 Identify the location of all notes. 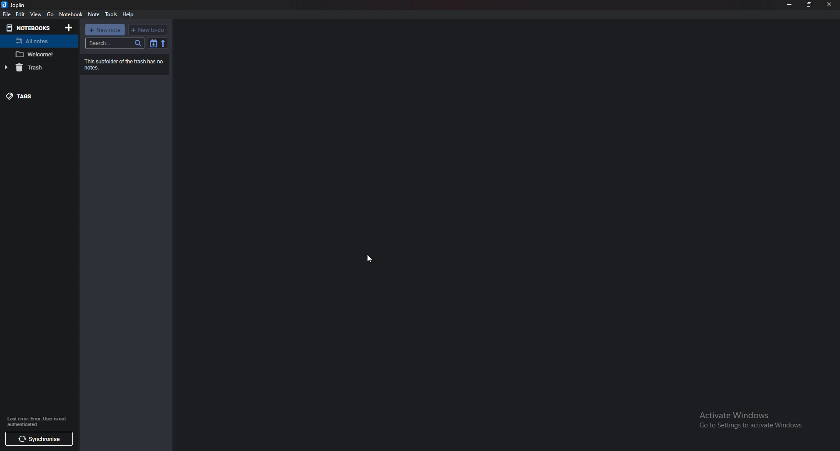
(37, 42).